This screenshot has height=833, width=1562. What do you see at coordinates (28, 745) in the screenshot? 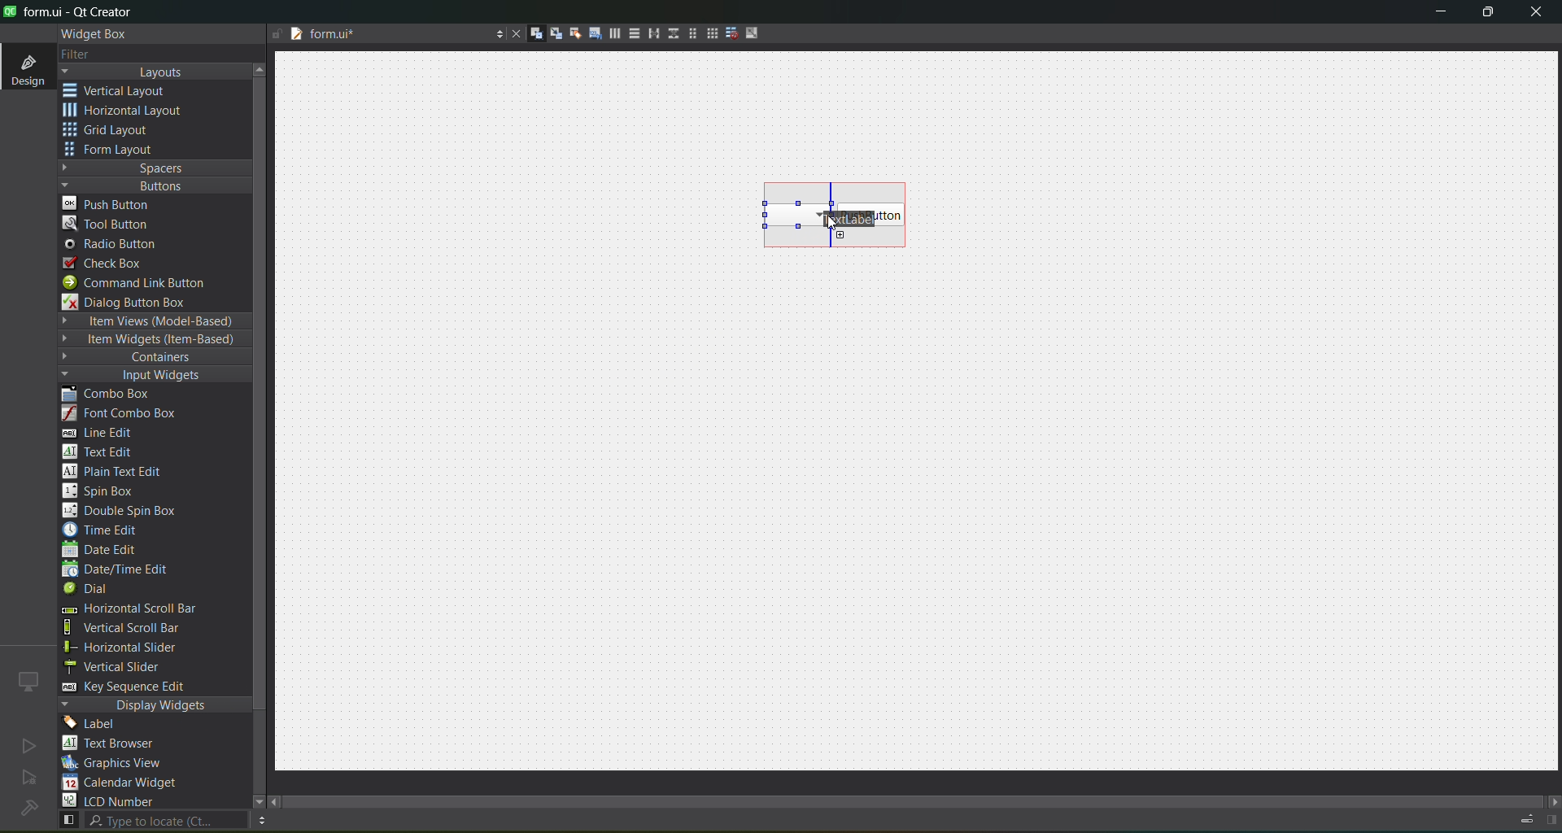
I see `no active project` at bounding box center [28, 745].